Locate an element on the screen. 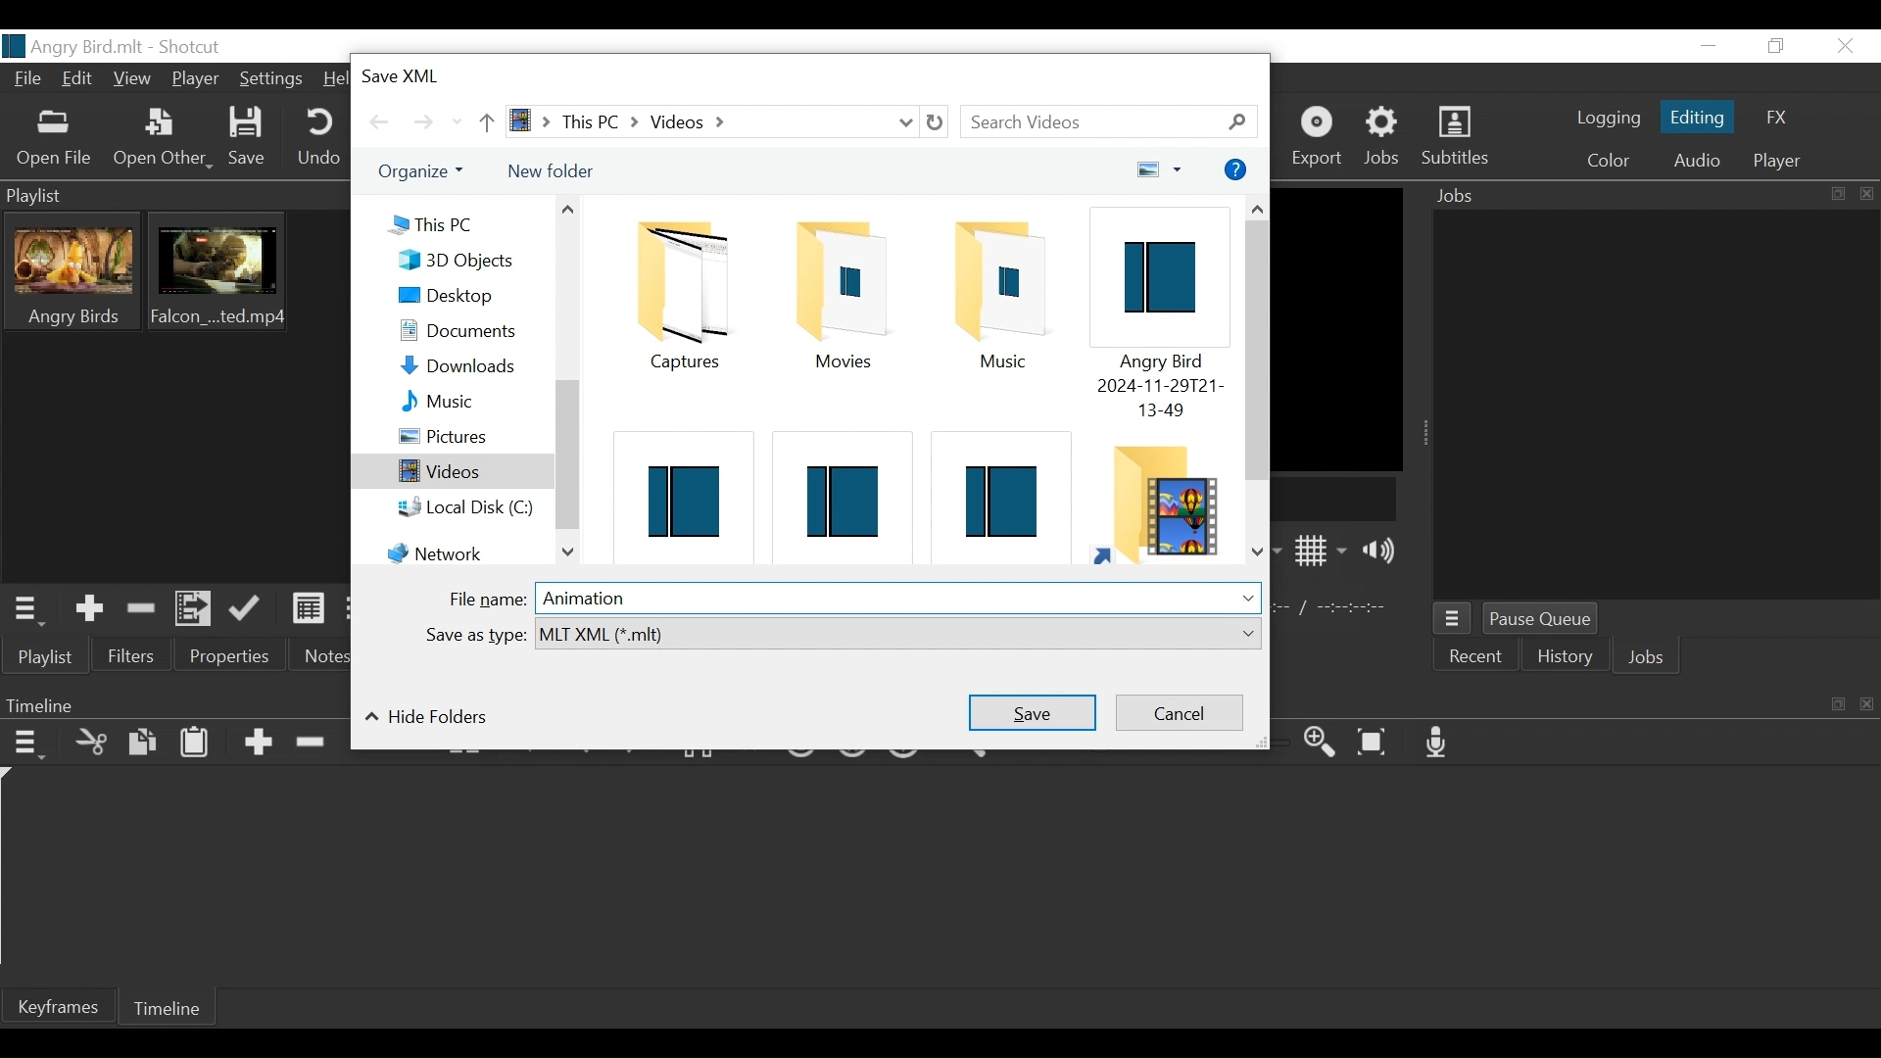  Playlist is located at coordinates (48, 659).